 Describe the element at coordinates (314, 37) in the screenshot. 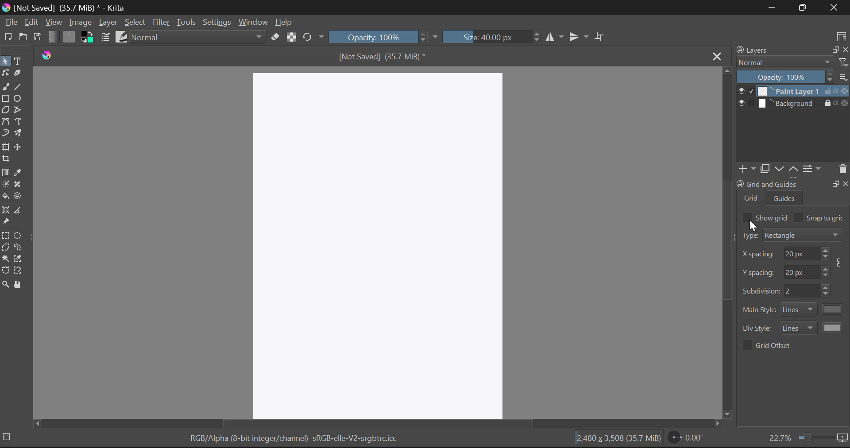

I see `Rotate` at that location.